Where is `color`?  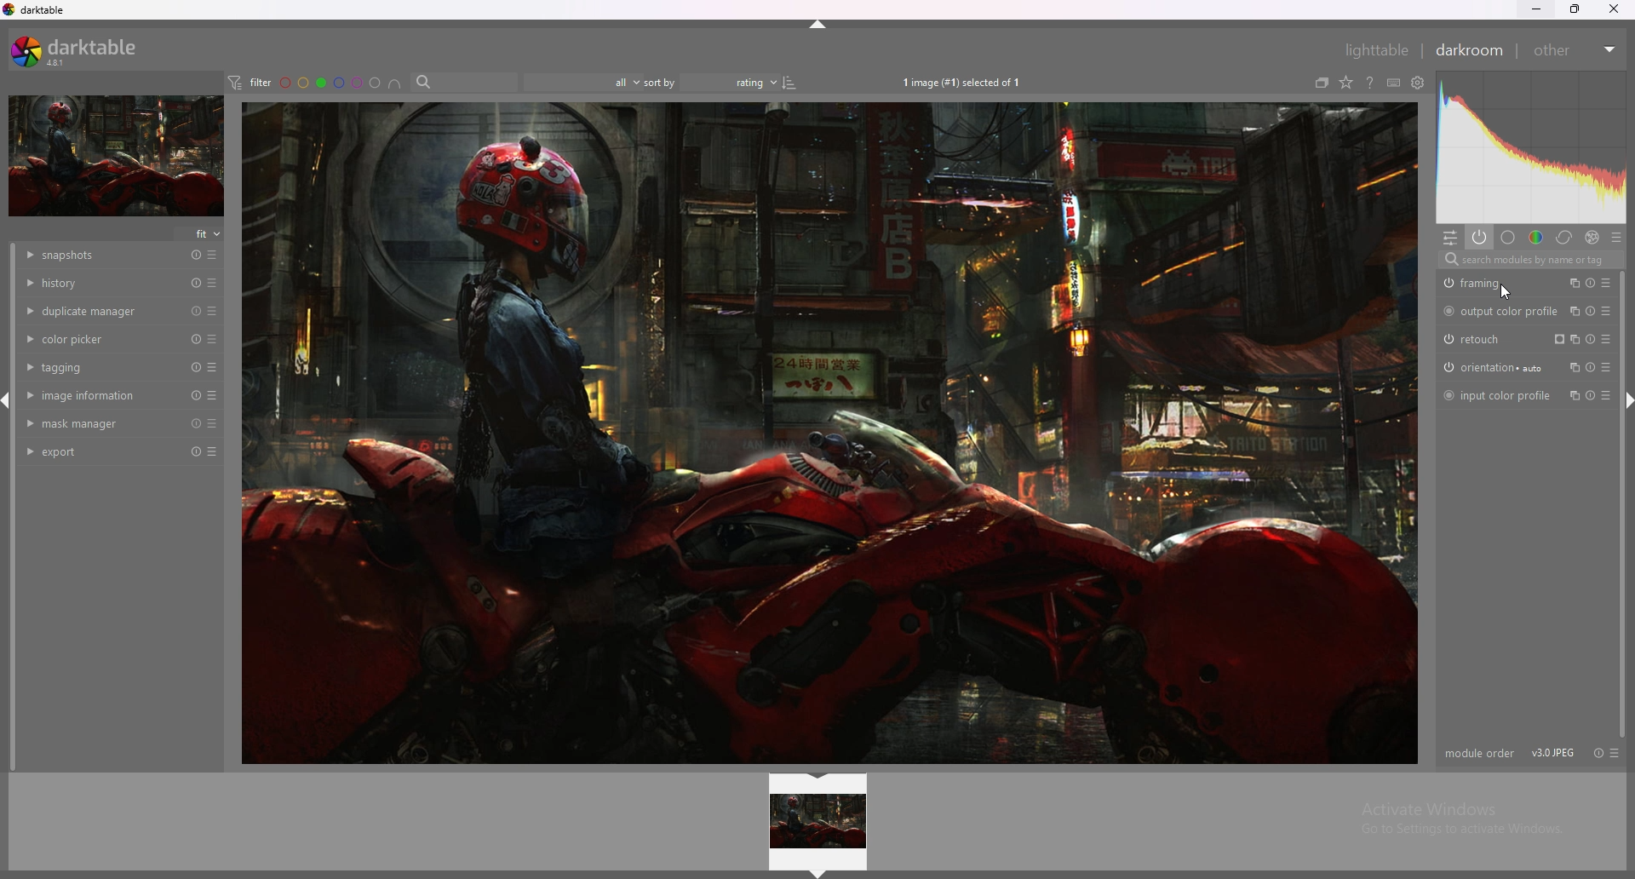
color is located at coordinates (1536, 236).